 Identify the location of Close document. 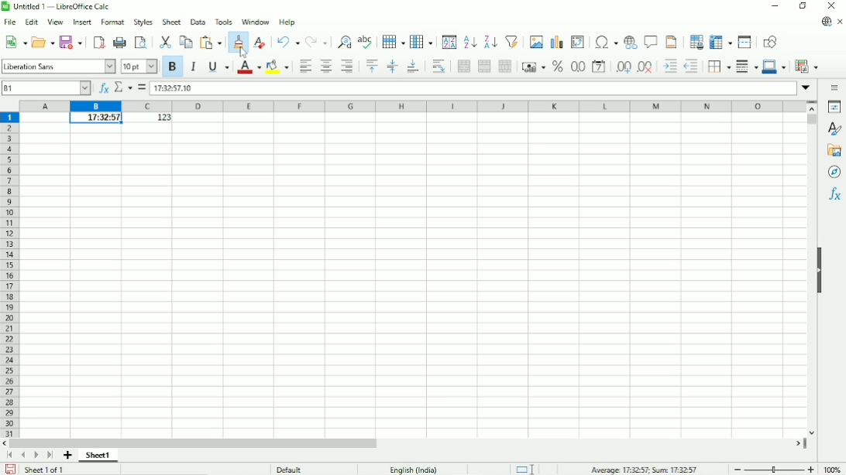
(840, 22).